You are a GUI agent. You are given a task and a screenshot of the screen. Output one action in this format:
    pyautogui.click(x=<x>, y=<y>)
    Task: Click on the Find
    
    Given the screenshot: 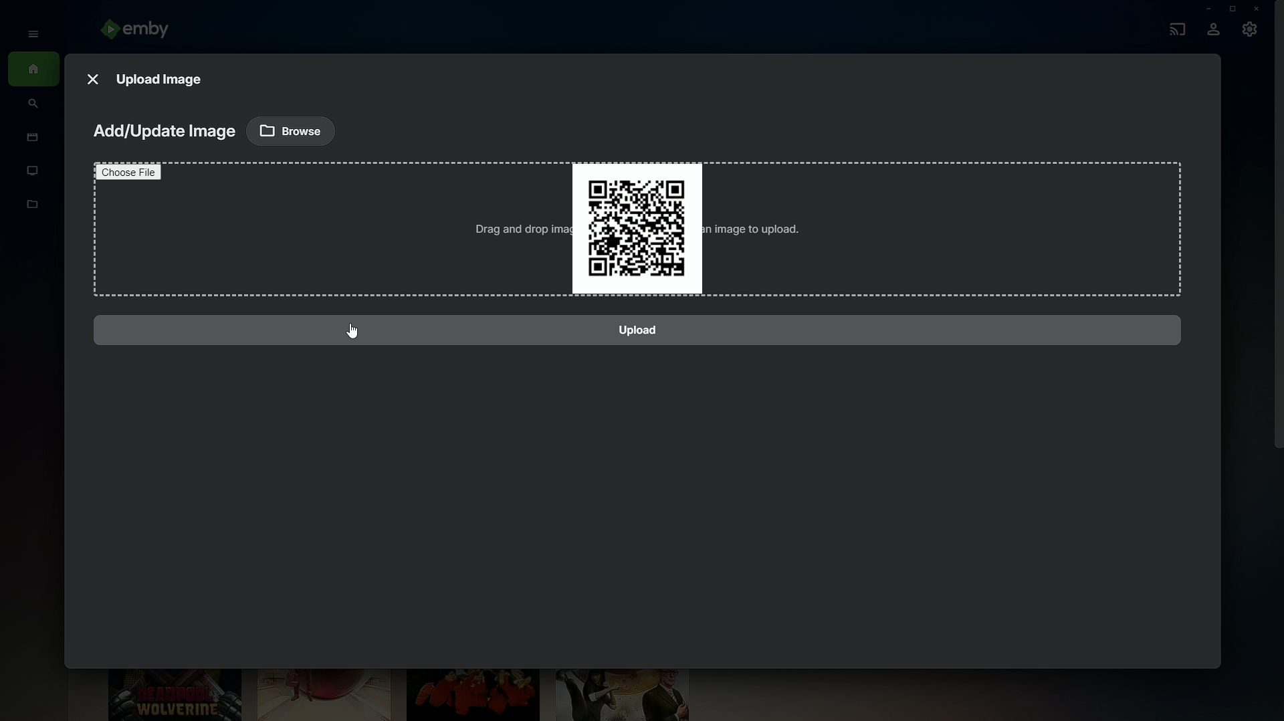 What is the action you would take?
    pyautogui.click(x=33, y=105)
    